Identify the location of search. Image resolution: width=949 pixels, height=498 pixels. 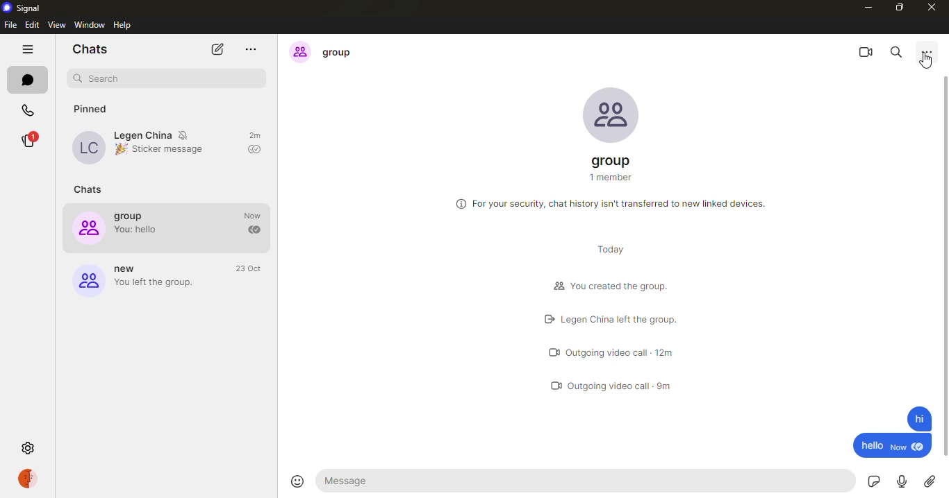
(898, 53).